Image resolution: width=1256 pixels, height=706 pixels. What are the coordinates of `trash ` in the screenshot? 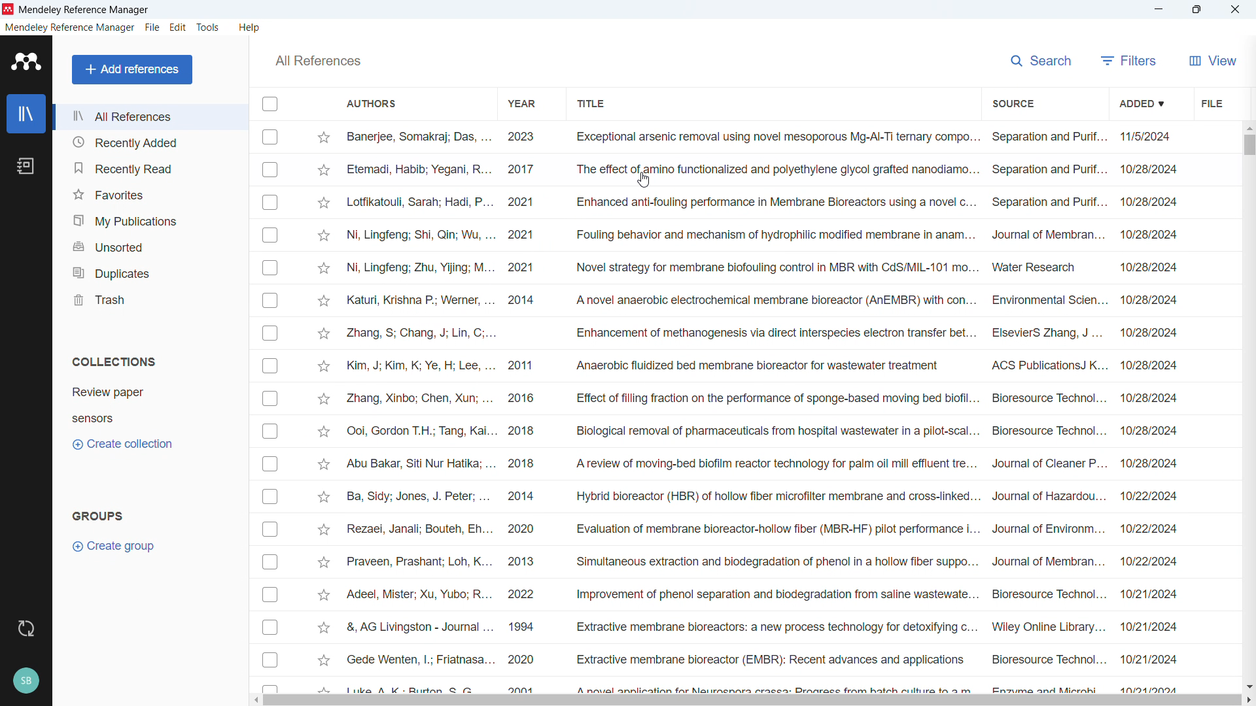 It's located at (148, 298).